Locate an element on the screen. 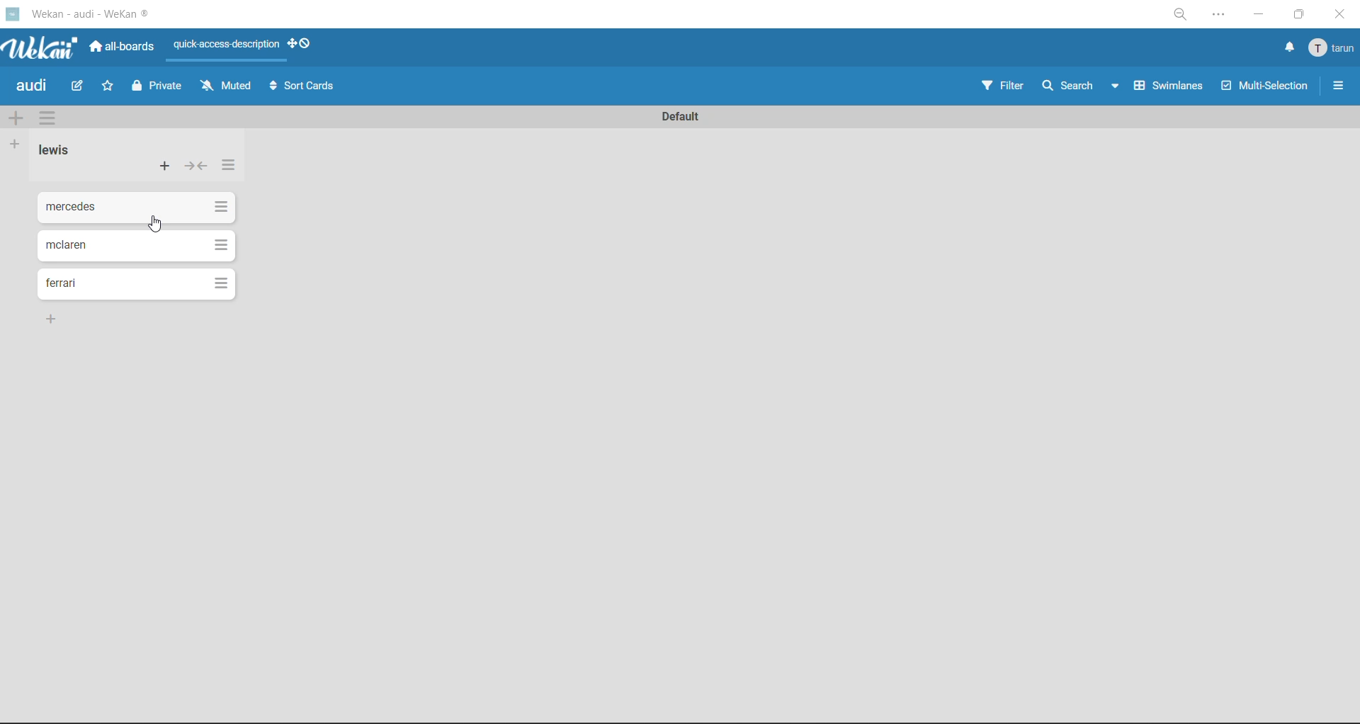 The width and height of the screenshot is (1360, 724). minimize is located at coordinates (1258, 17).